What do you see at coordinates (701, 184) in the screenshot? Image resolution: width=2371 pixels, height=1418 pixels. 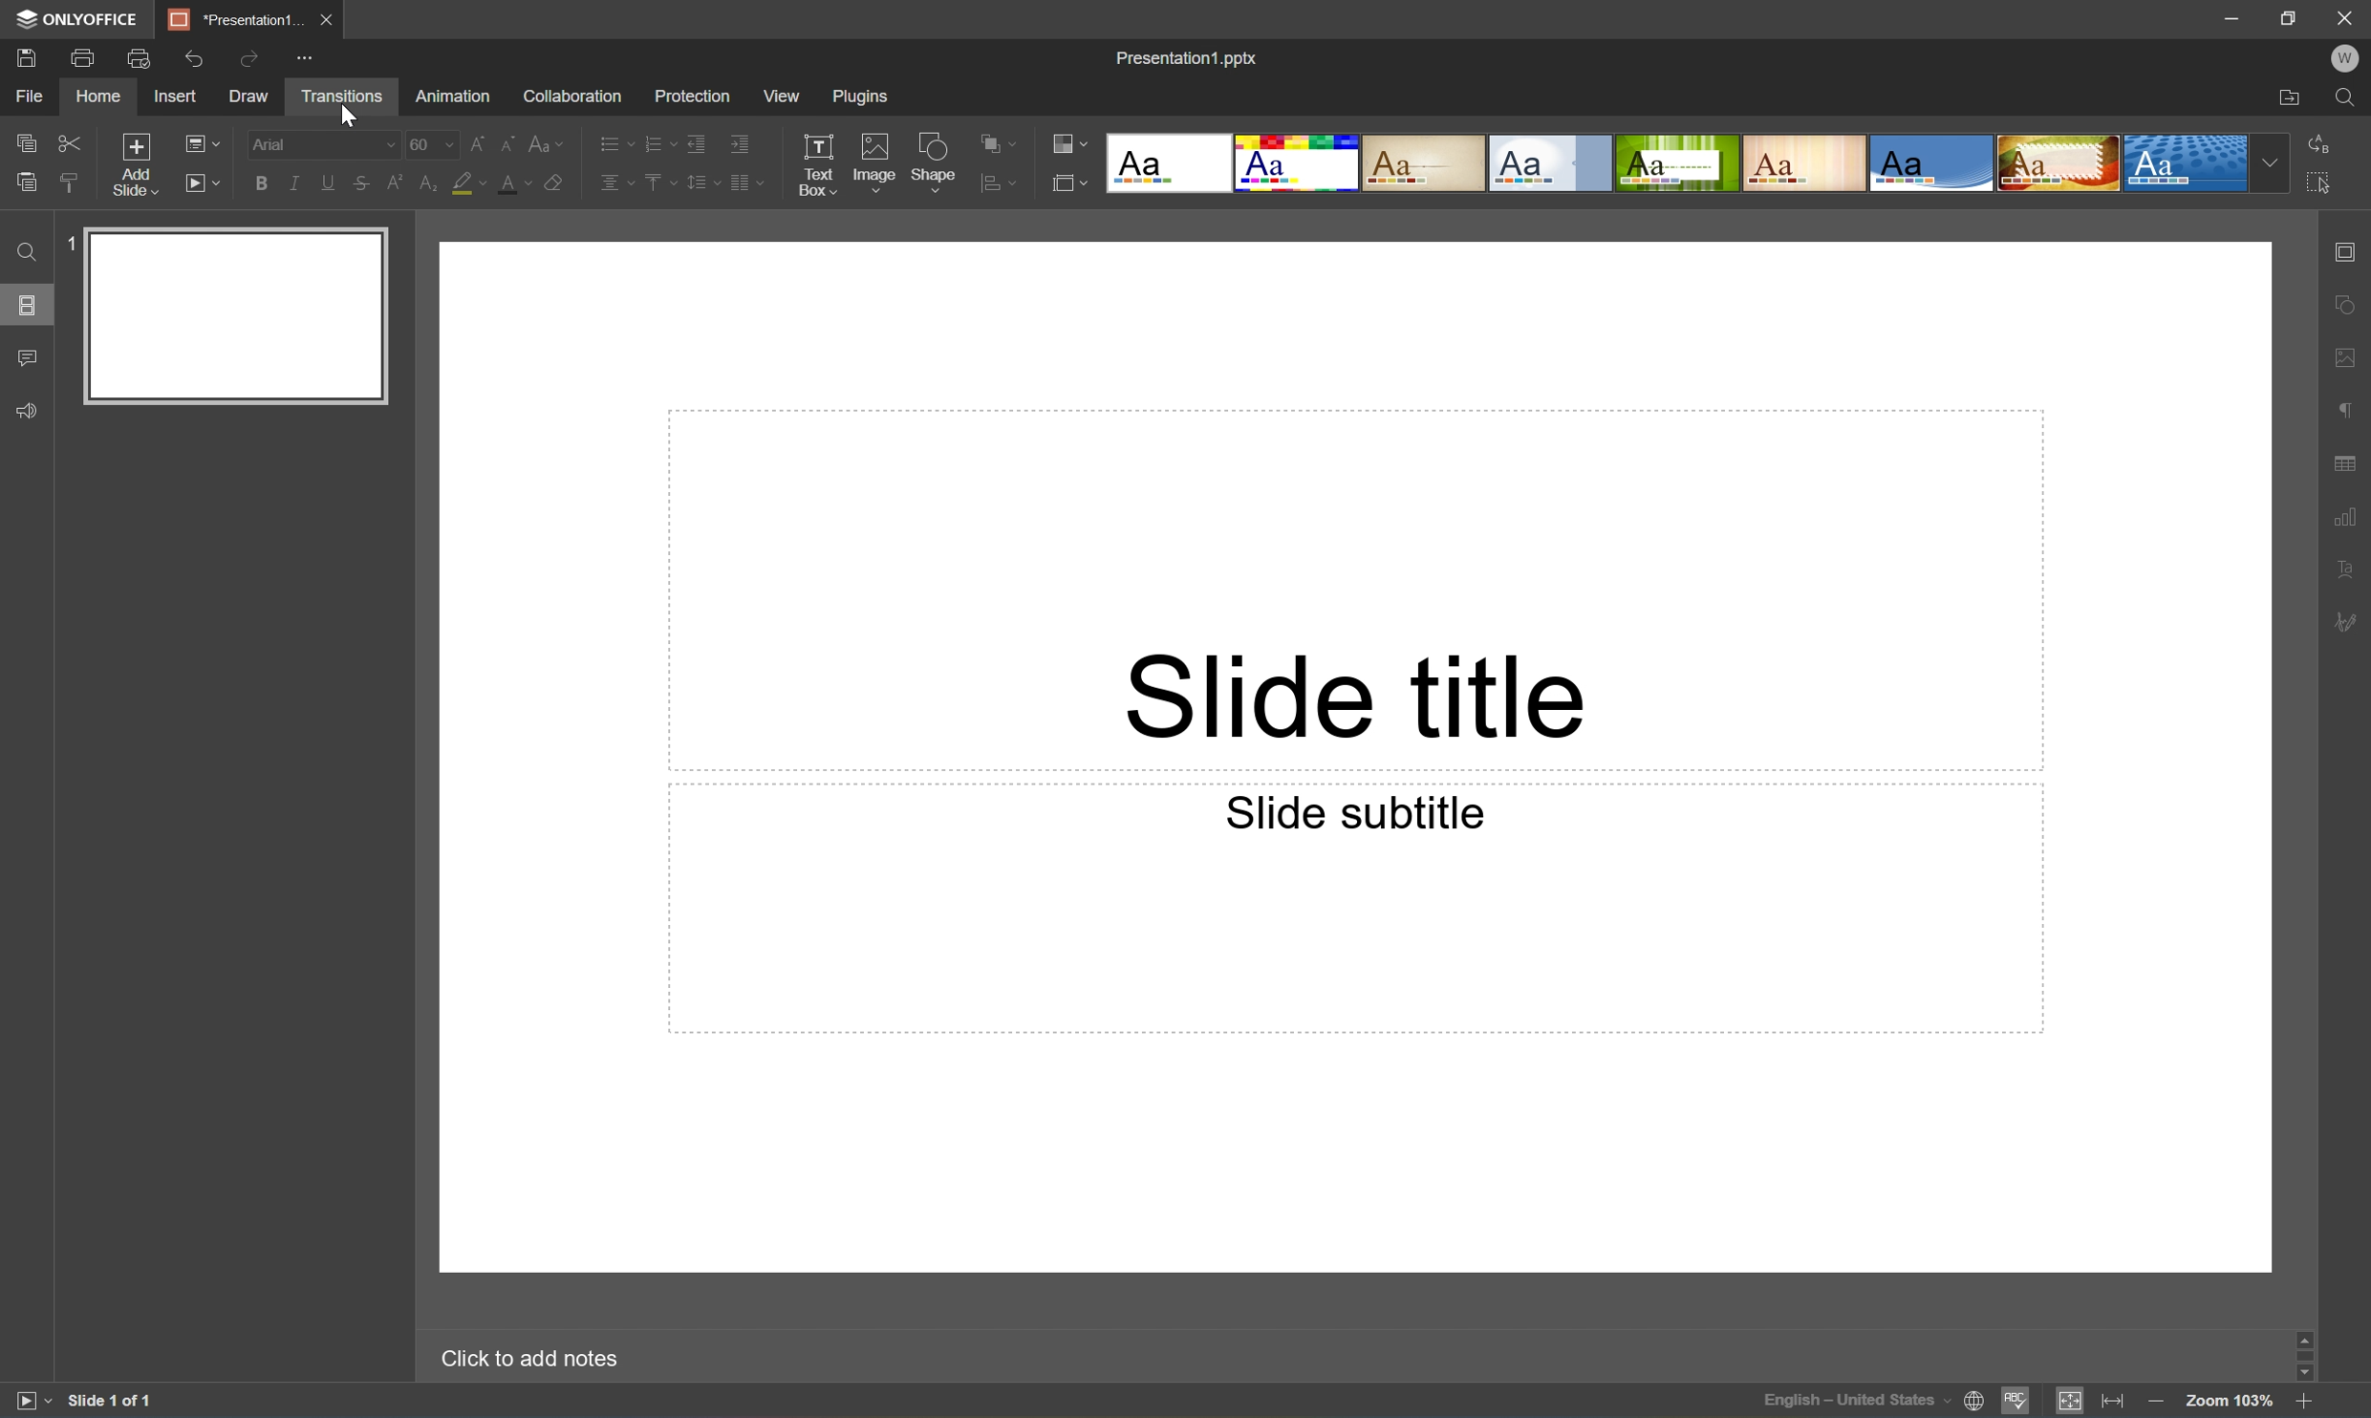 I see `Line spacing` at bounding box center [701, 184].